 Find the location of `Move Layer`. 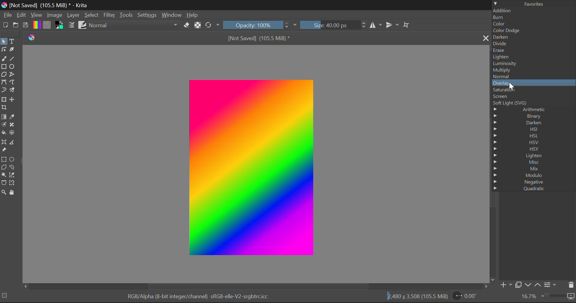

Move Layer is located at coordinates (13, 98).